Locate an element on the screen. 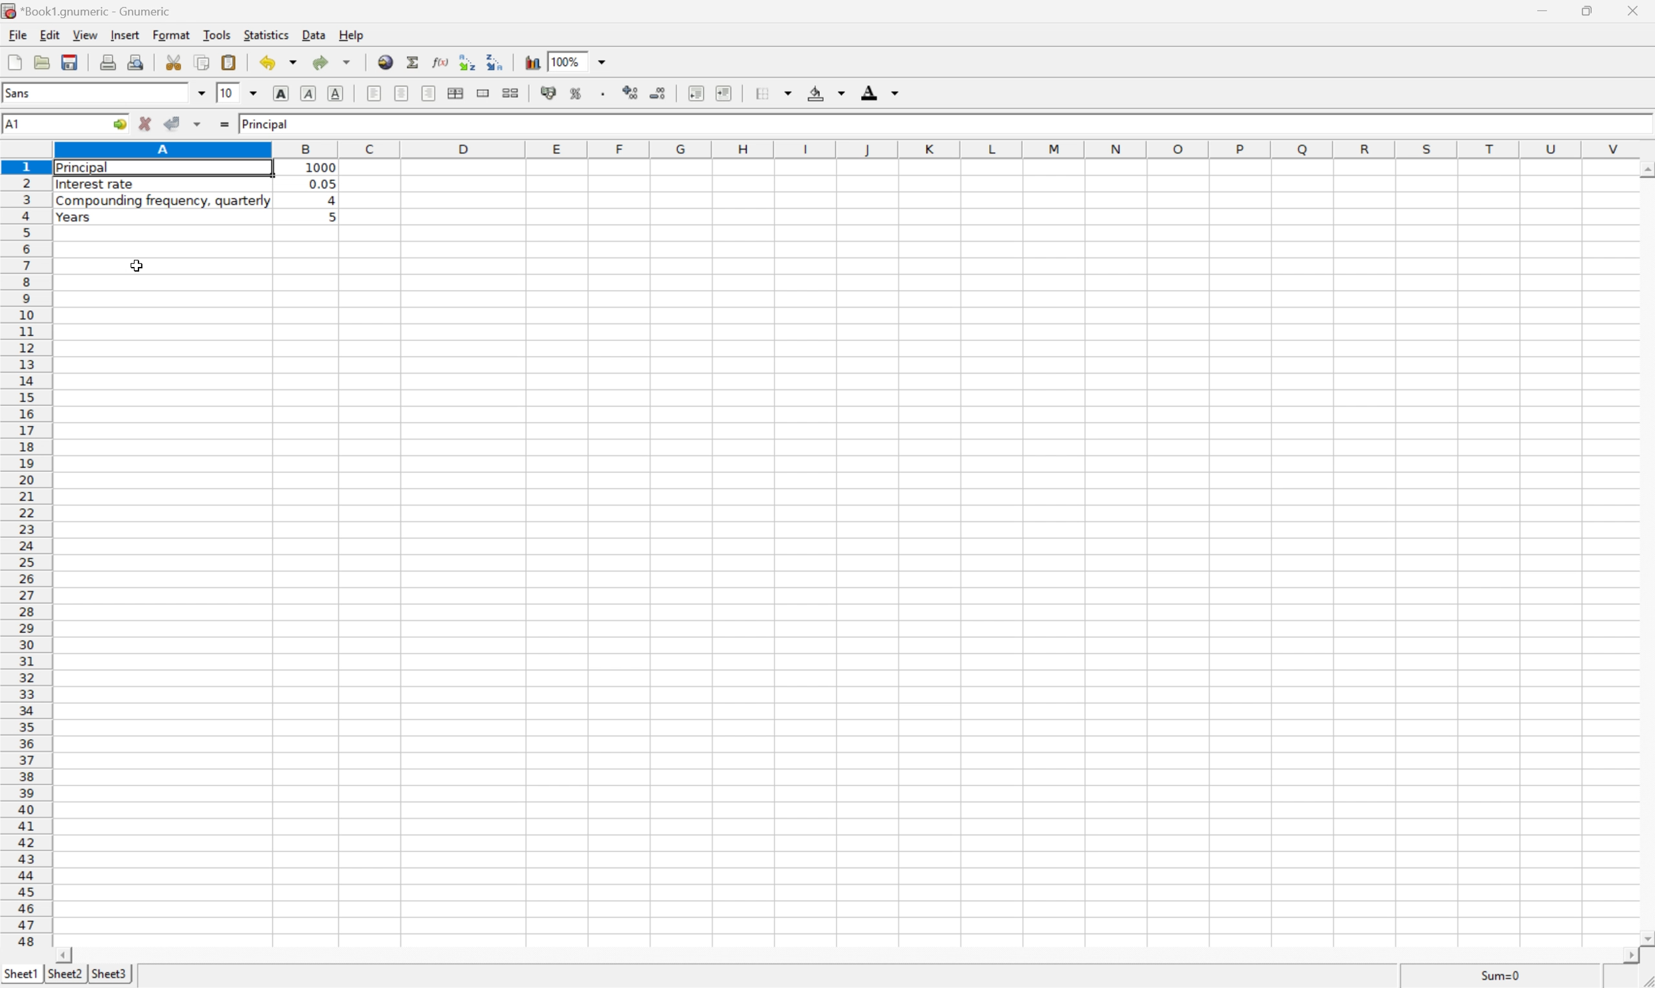 Image resolution: width=1655 pixels, height=988 pixels. drop down is located at coordinates (198, 93).